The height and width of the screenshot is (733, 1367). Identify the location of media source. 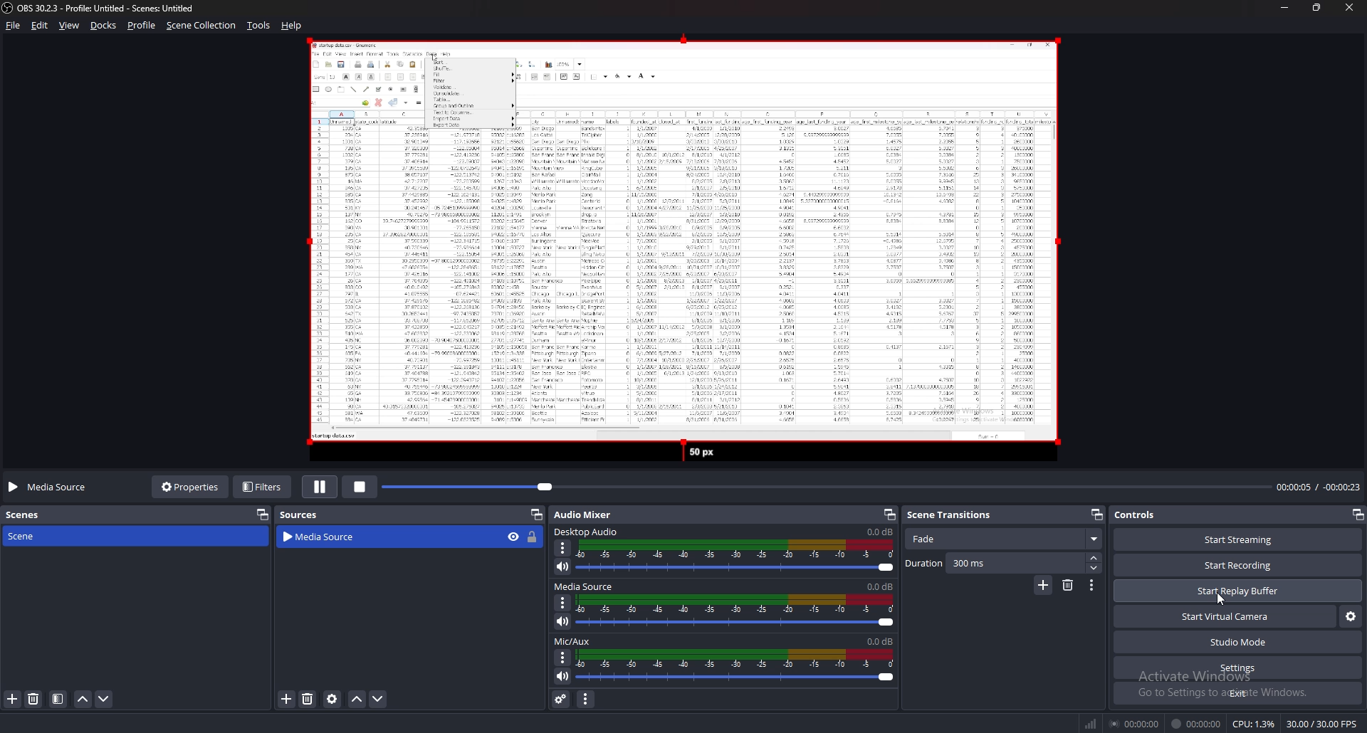
(586, 586).